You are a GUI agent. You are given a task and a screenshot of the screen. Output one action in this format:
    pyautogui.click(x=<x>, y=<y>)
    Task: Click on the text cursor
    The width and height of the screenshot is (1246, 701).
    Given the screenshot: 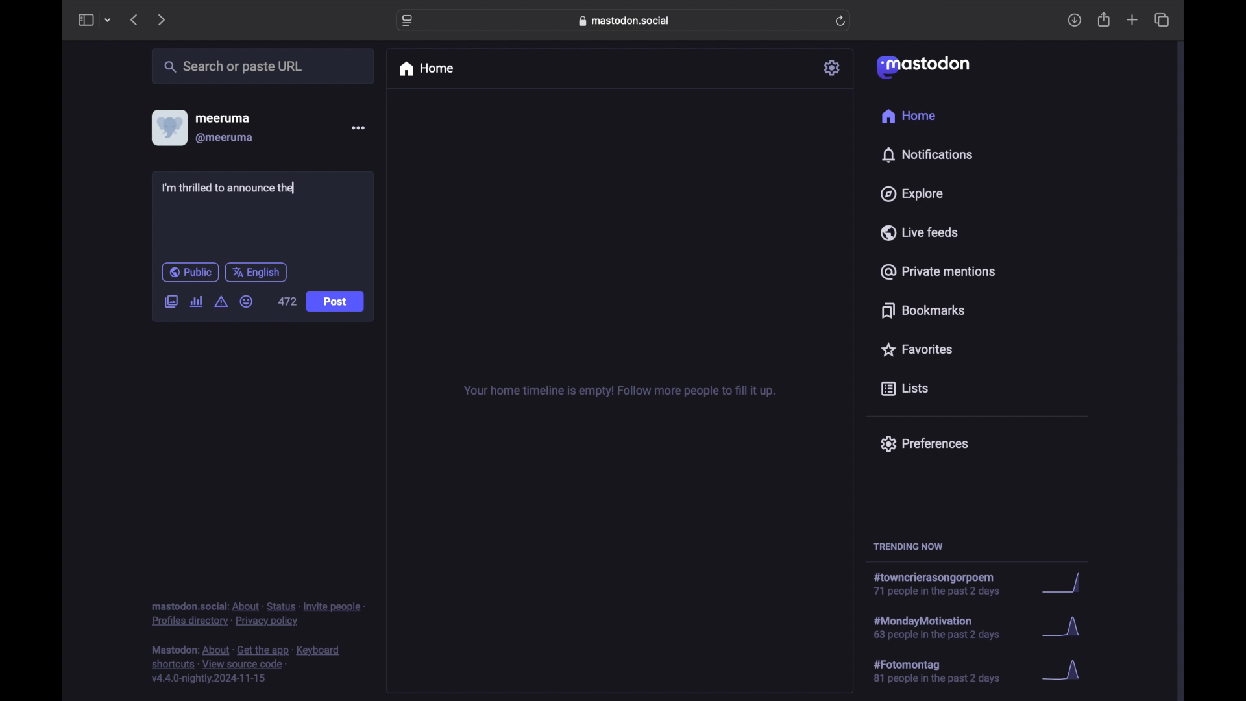 What is the action you would take?
    pyautogui.click(x=296, y=186)
    